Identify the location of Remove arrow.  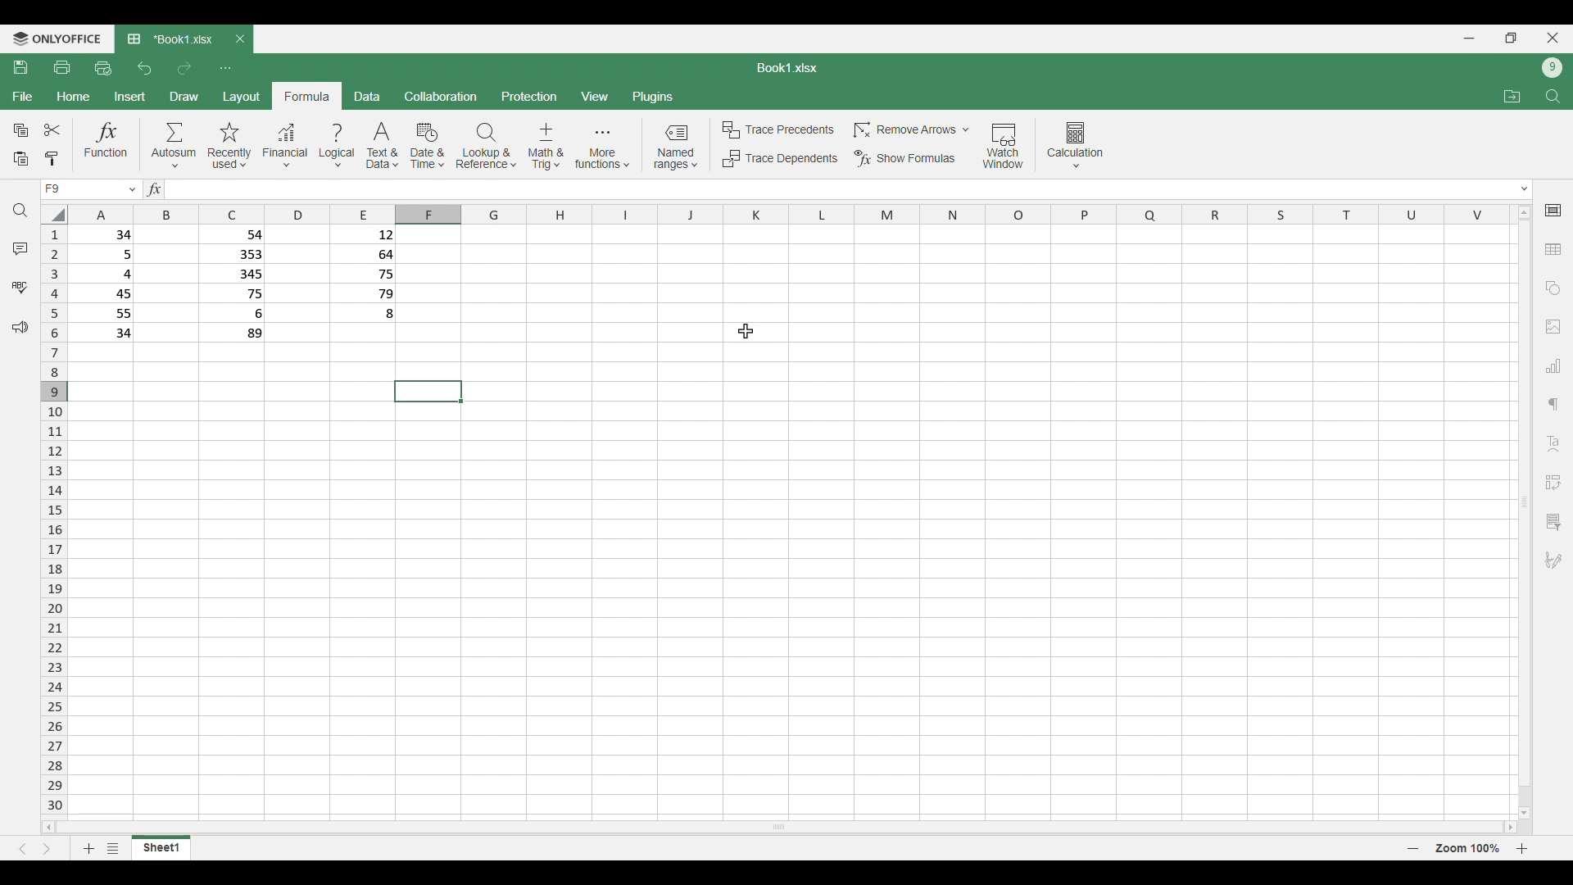
(909, 130).